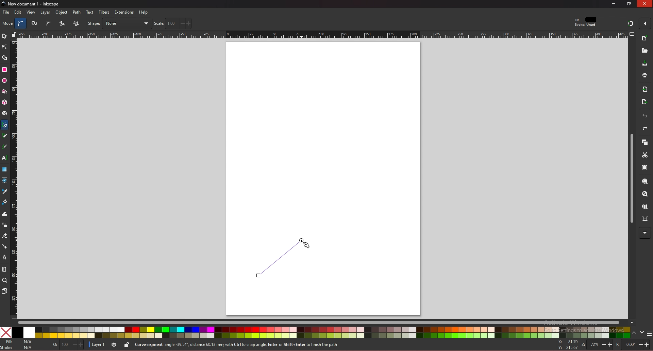  Describe the element at coordinates (645, 64) in the screenshot. I see `save` at that location.